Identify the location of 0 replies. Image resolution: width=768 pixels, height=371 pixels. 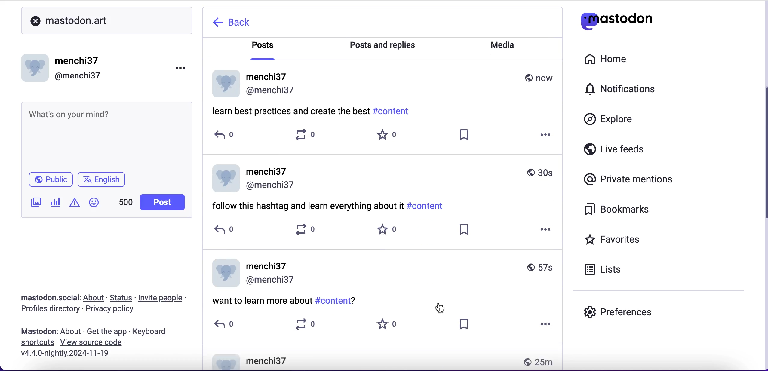
(229, 327).